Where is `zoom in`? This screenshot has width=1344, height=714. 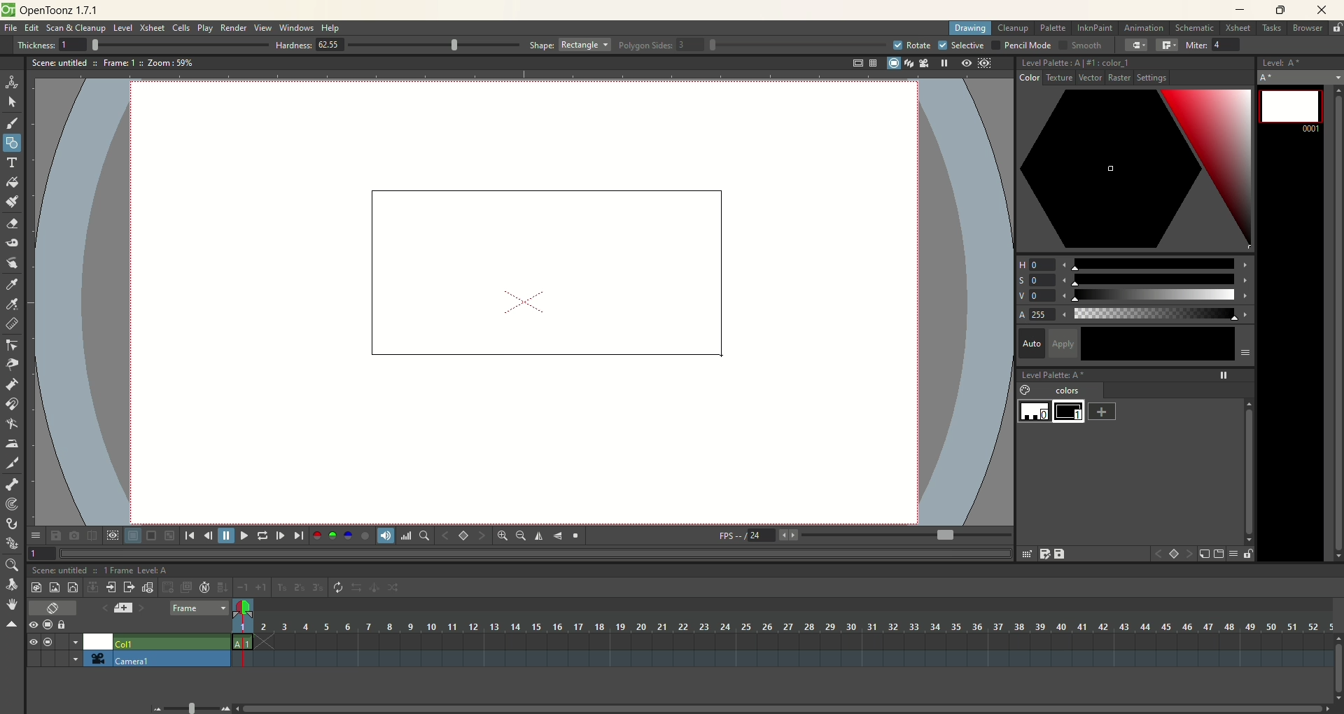
zoom in is located at coordinates (503, 535).